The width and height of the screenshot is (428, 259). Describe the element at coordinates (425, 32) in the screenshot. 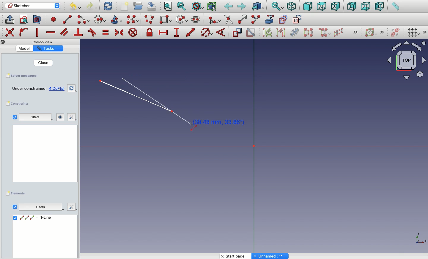

I see `` at that location.